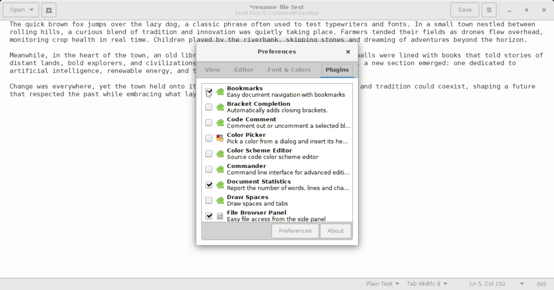  What do you see at coordinates (48, 9) in the screenshot?
I see `Create New Document` at bounding box center [48, 9].